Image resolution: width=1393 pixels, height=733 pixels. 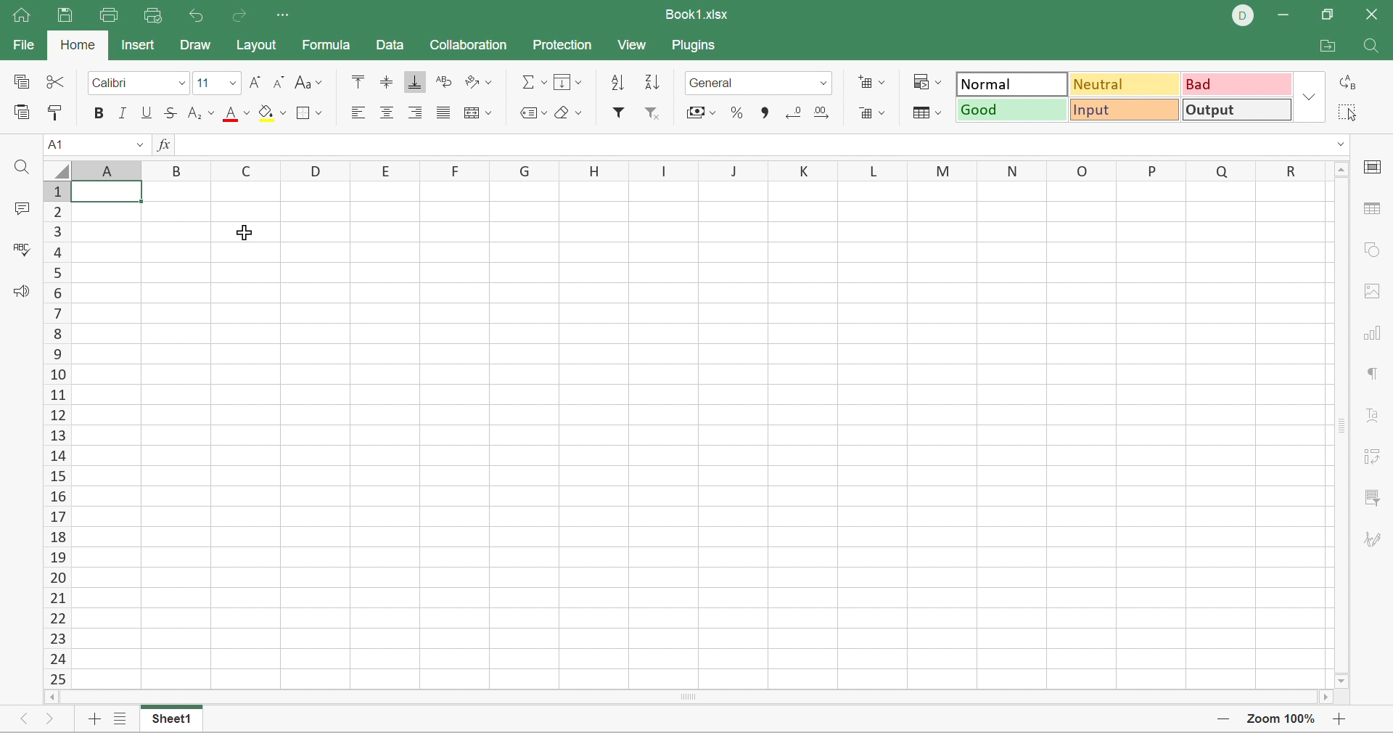 What do you see at coordinates (1344, 83) in the screenshot?
I see `Replace` at bounding box center [1344, 83].